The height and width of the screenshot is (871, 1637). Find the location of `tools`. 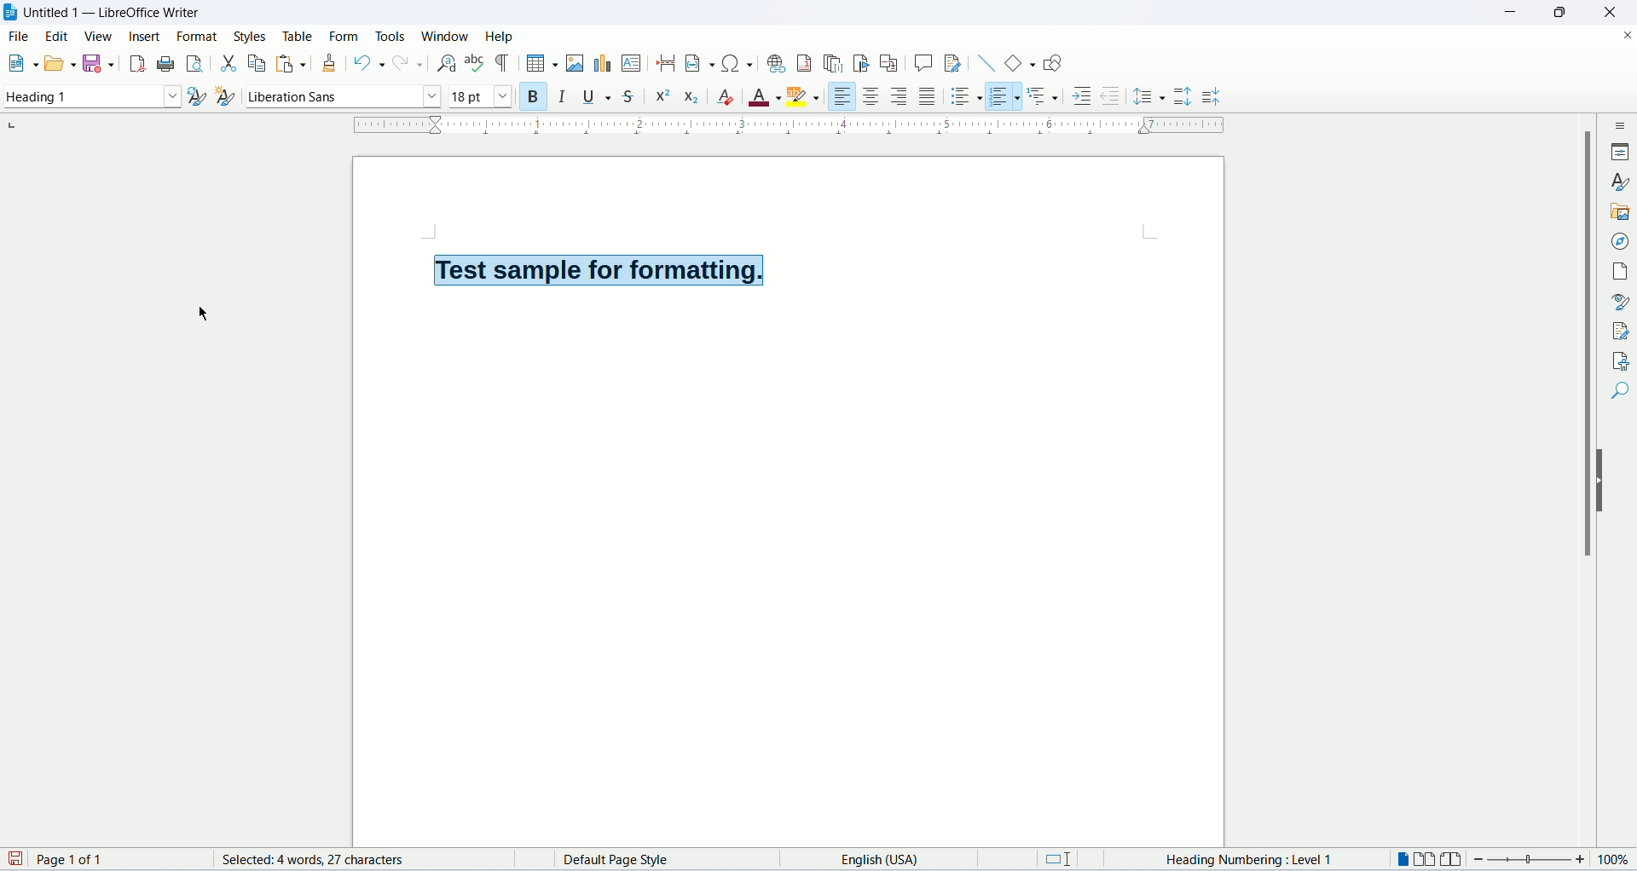

tools is located at coordinates (391, 33).